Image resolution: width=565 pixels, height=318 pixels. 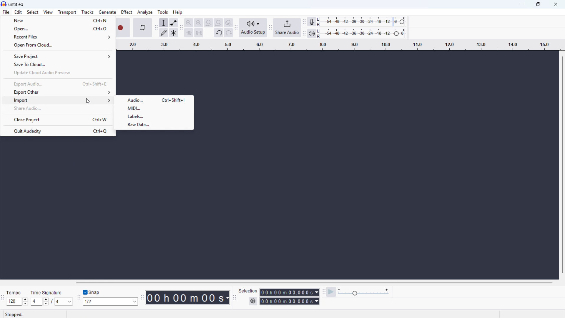 What do you see at coordinates (228, 23) in the screenshot?
I see `Toggle zoom ` at bounding box center [228, 23].